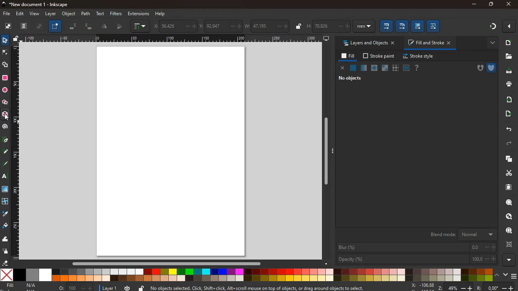 The image size is (518, 291). Describe the element at coordinates (246, 275) in the screenshot. I see `color` at that location.